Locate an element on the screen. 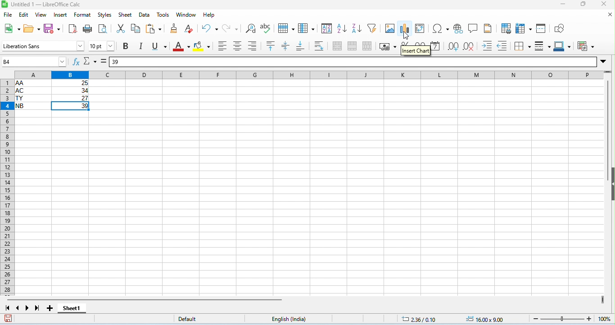  align to top is located at coordinates (270, 46).